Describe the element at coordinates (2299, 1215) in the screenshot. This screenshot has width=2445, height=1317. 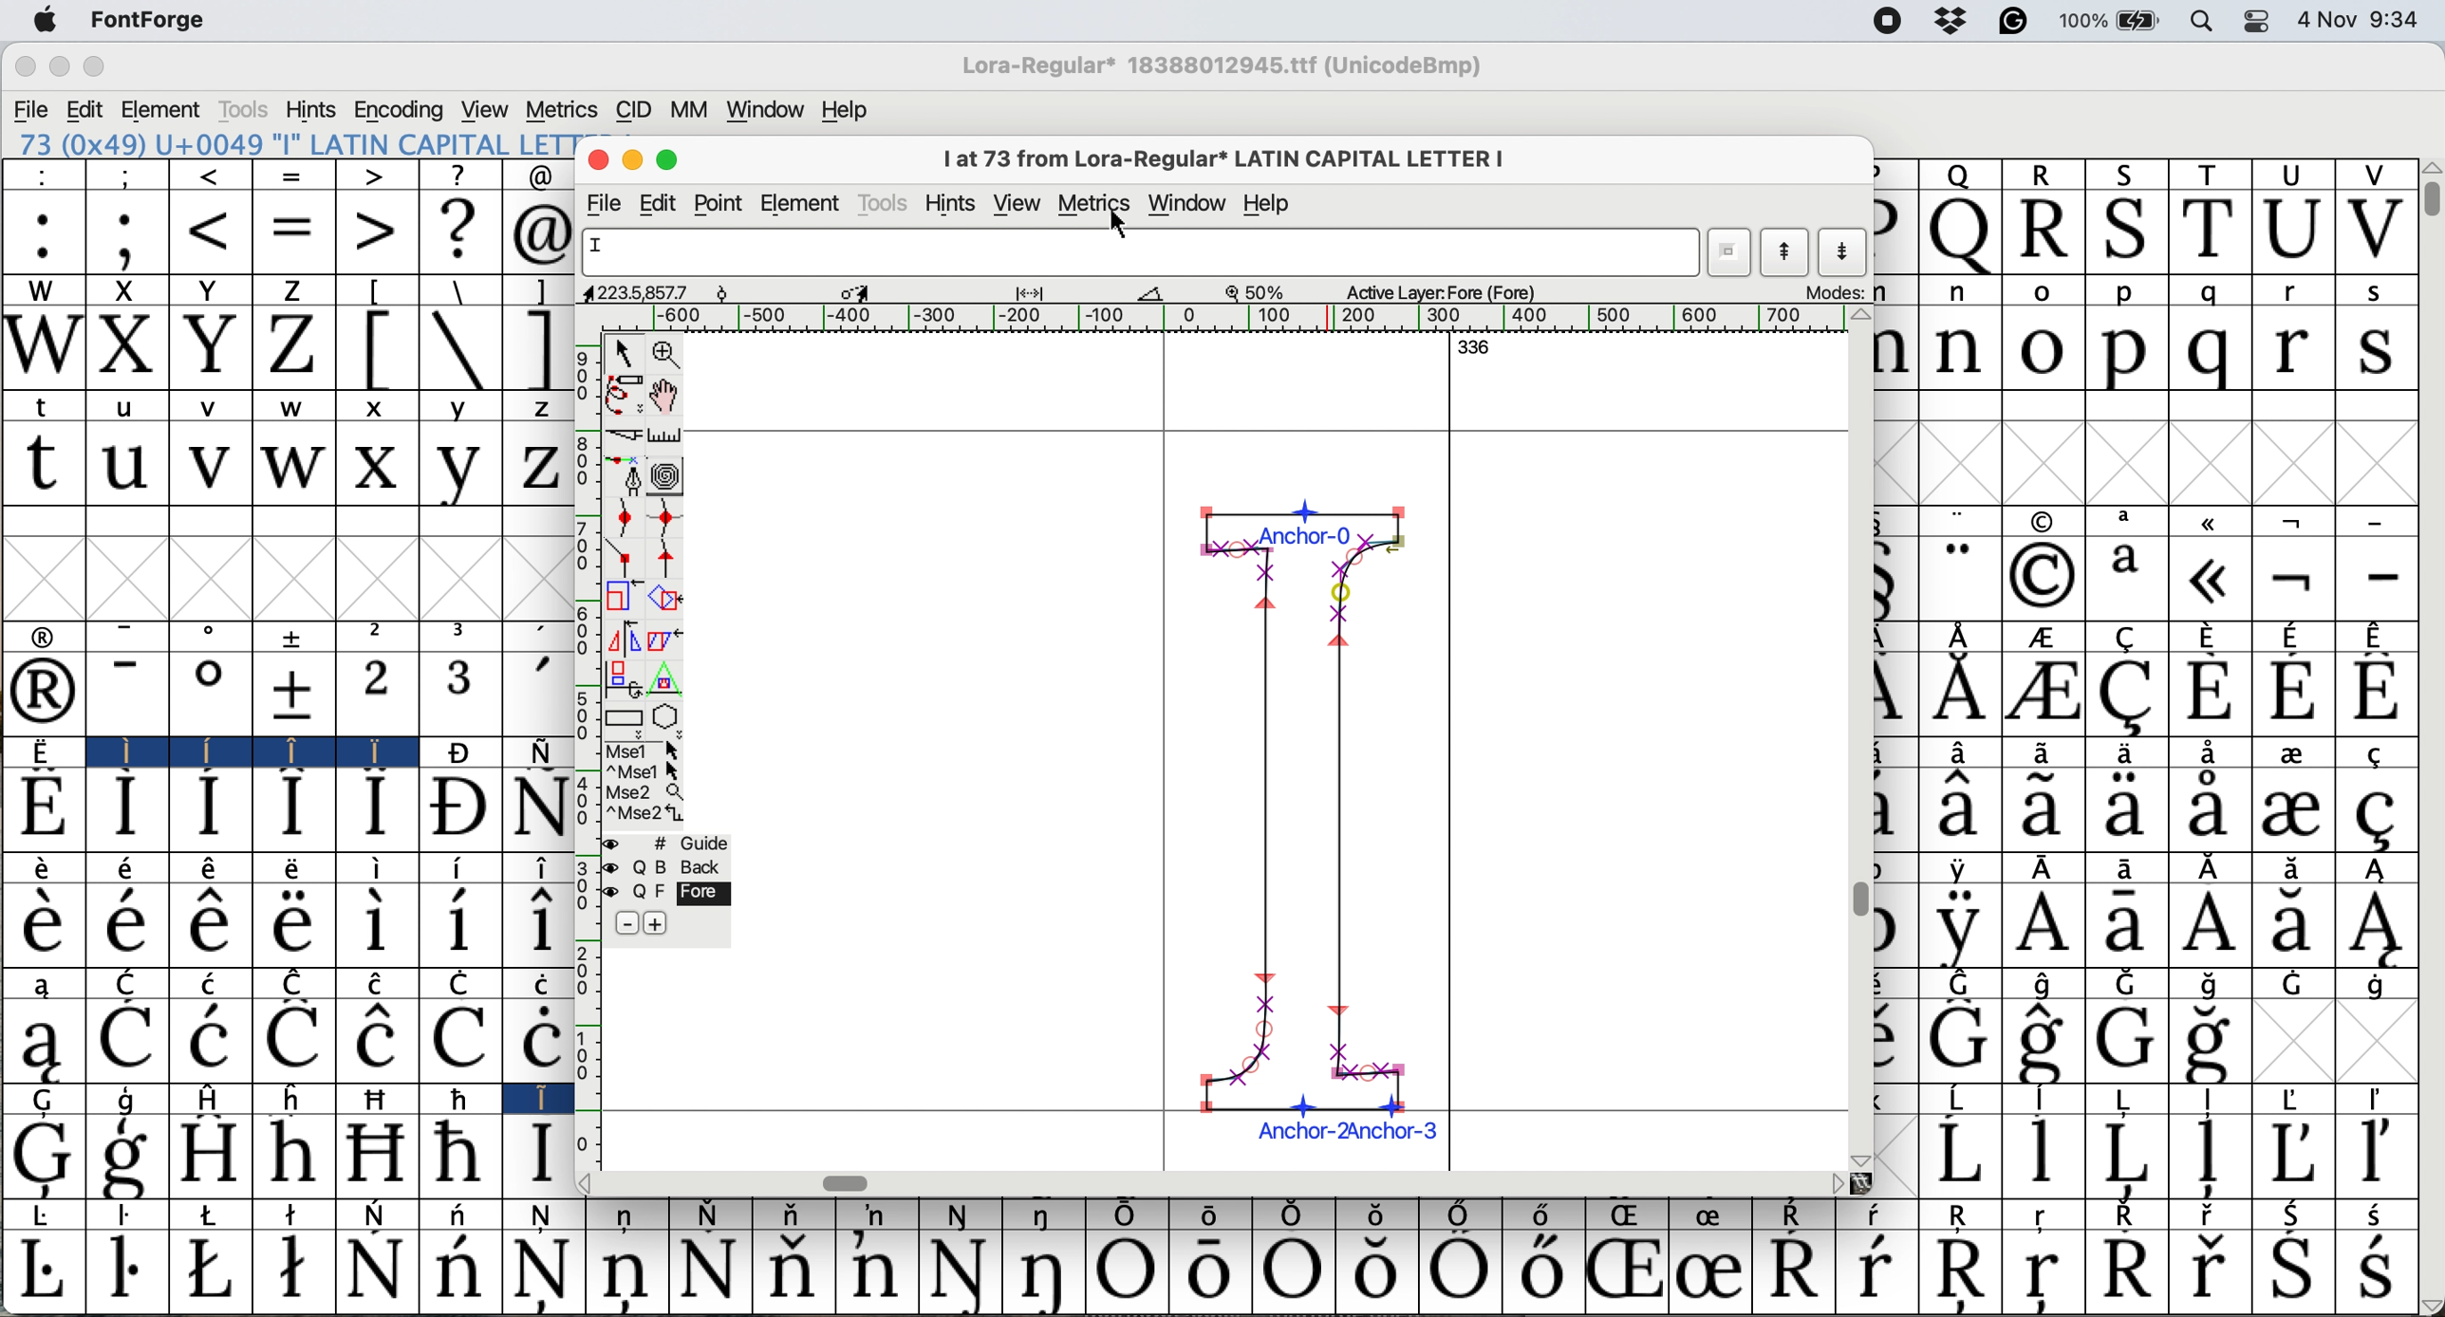
I see `Symbol` at that location.